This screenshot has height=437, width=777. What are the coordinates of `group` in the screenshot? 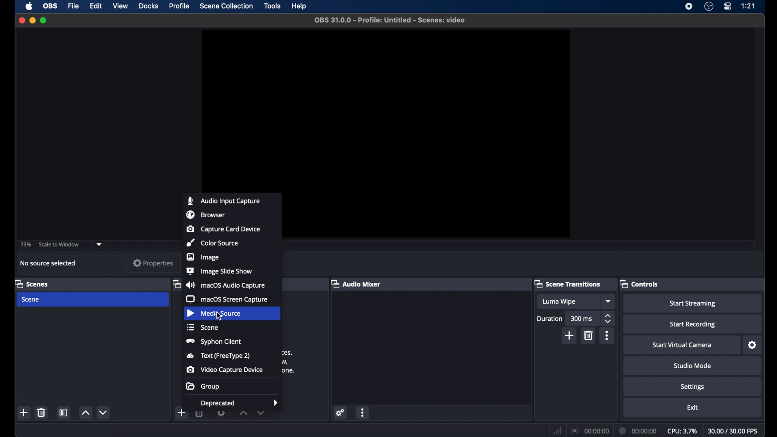 It's located at (202, 386).